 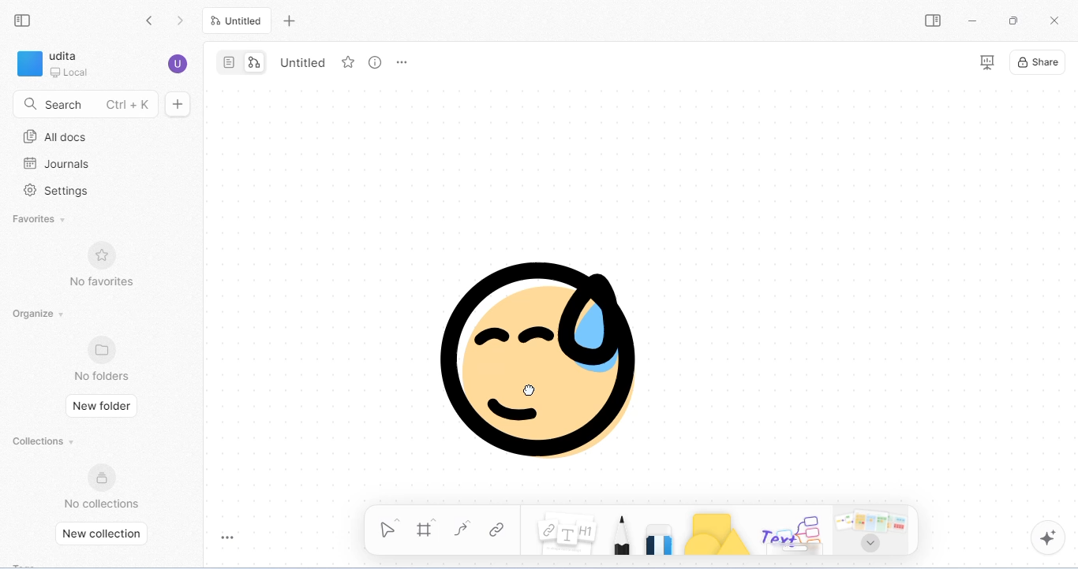 What do you see at coordinates (56, 164) in the screenshot?
I see `journals` at bounding box center [56, 164].